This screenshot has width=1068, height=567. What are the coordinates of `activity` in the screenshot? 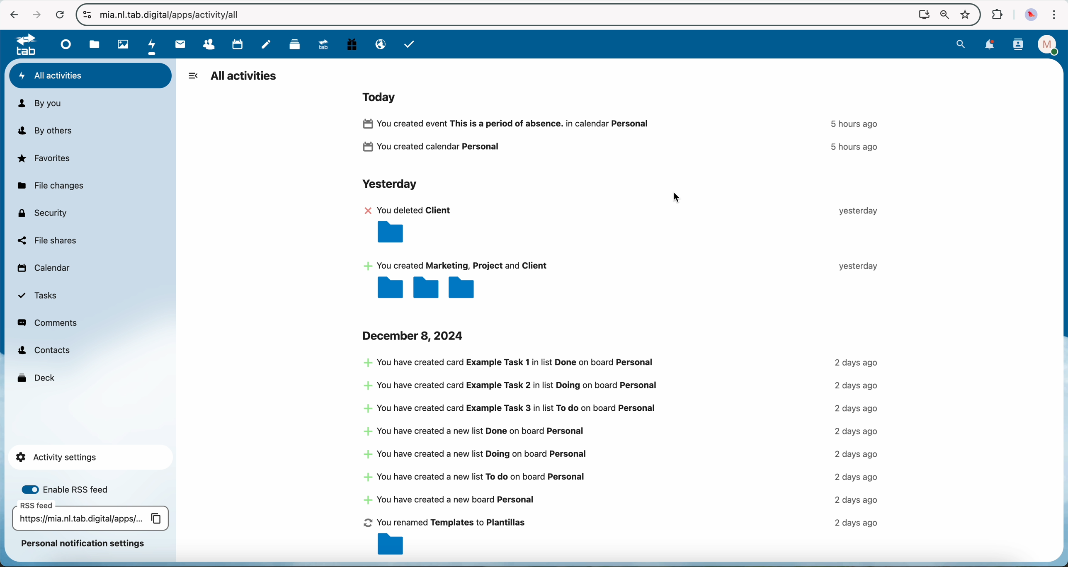 It's located at (622, 458).